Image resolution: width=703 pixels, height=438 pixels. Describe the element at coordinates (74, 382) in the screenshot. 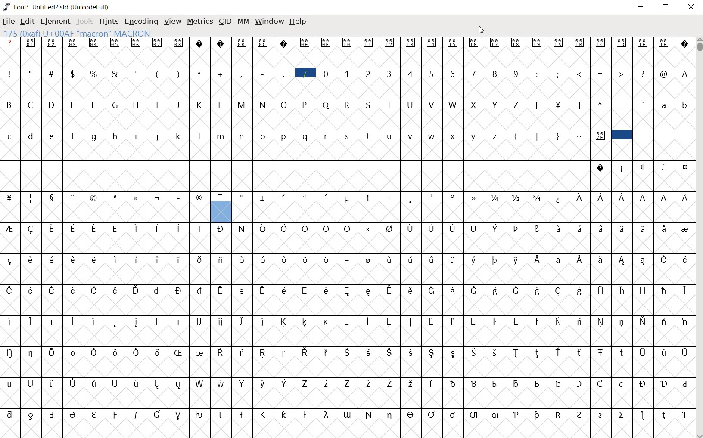

I see `Symbol` at that location.